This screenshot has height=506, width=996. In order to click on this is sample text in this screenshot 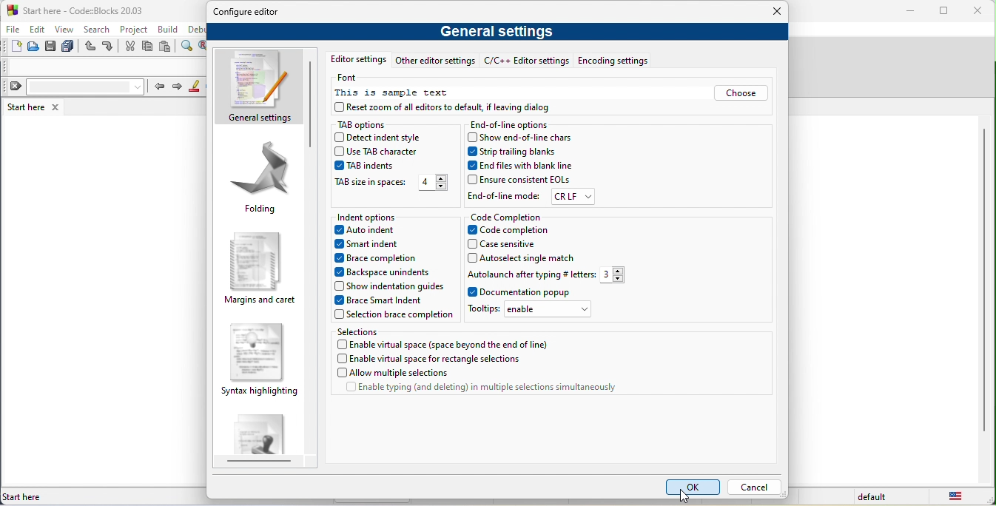, I will do `click(402, 93)`.